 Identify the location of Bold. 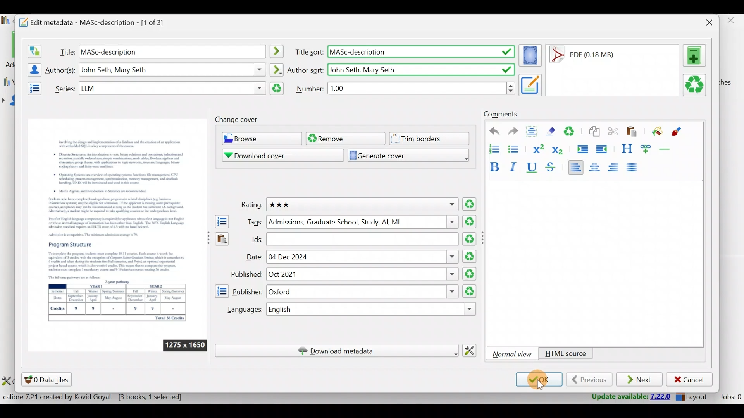
(493, 165).